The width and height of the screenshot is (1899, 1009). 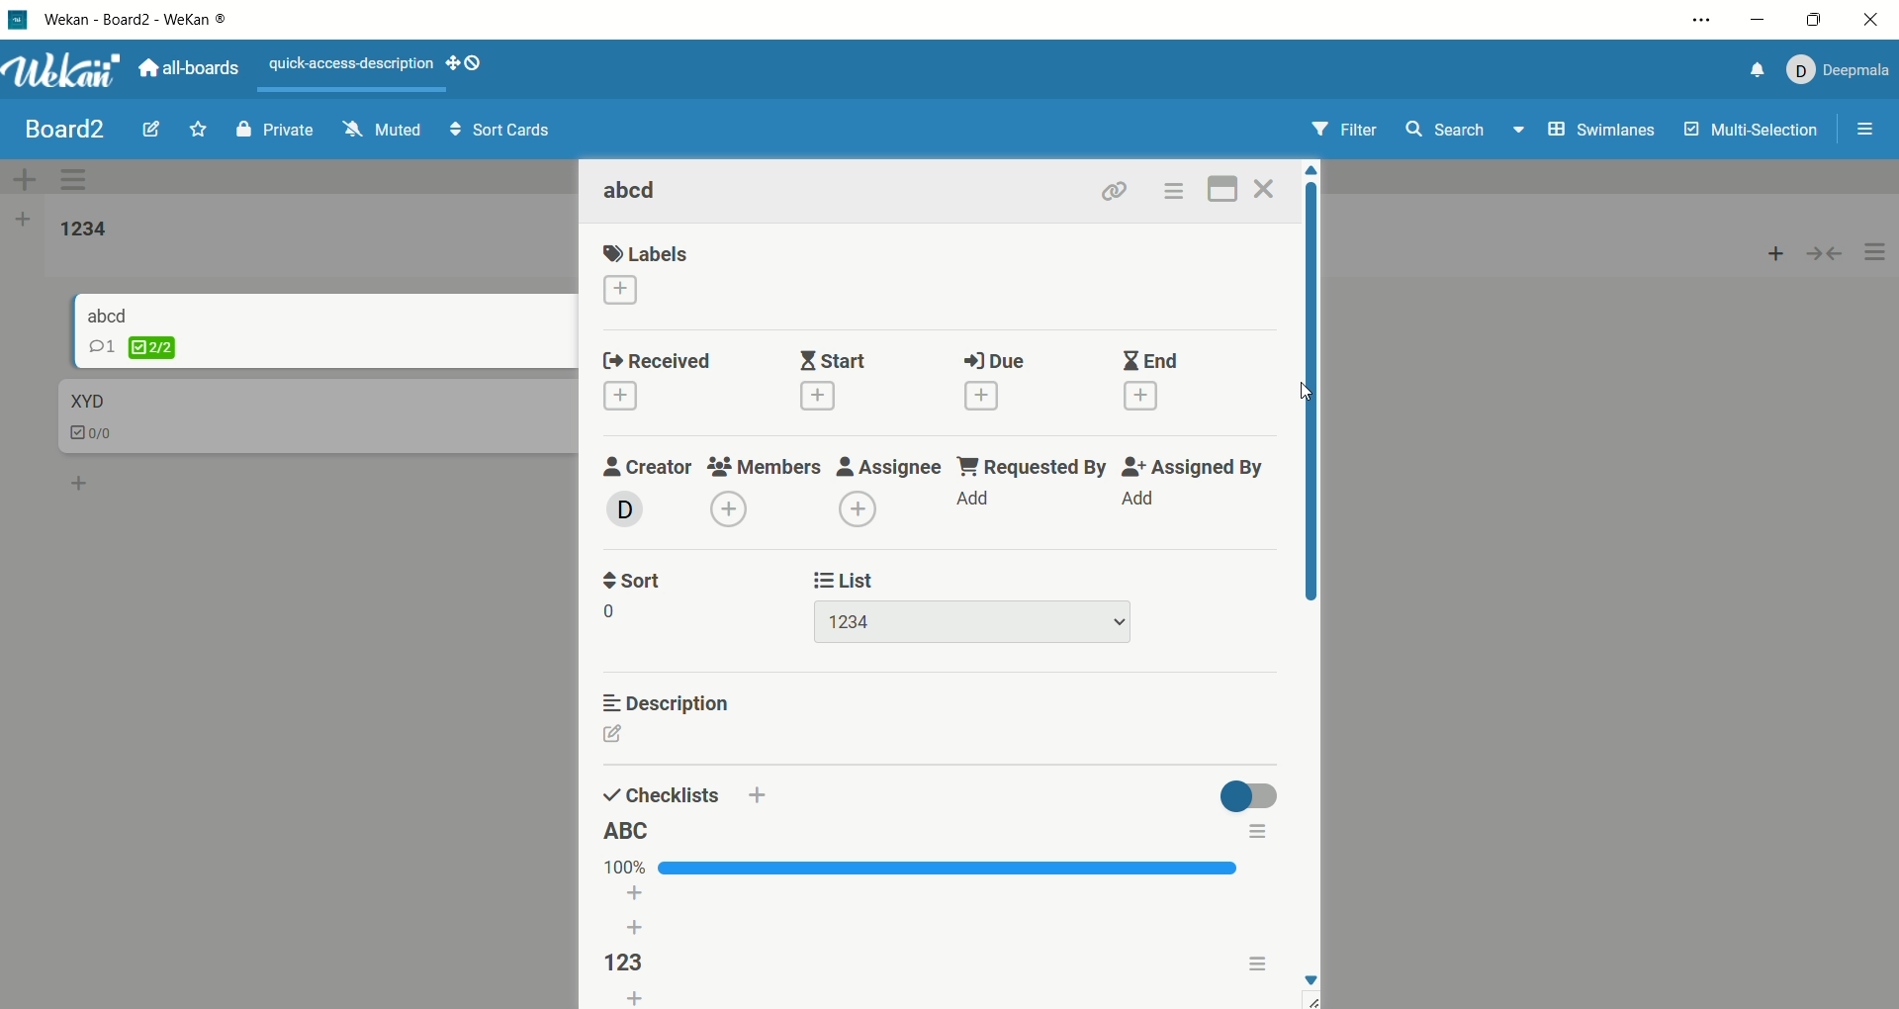 What do you see at coordinates (996, 361) in the screenshot?
I see `due` at bounding box center [996, 361].